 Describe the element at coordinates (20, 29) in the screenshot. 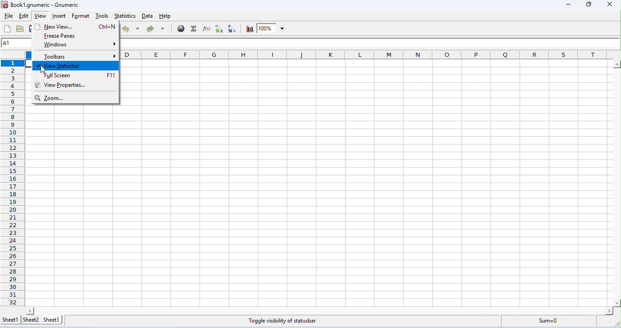

I see `open` at that location.